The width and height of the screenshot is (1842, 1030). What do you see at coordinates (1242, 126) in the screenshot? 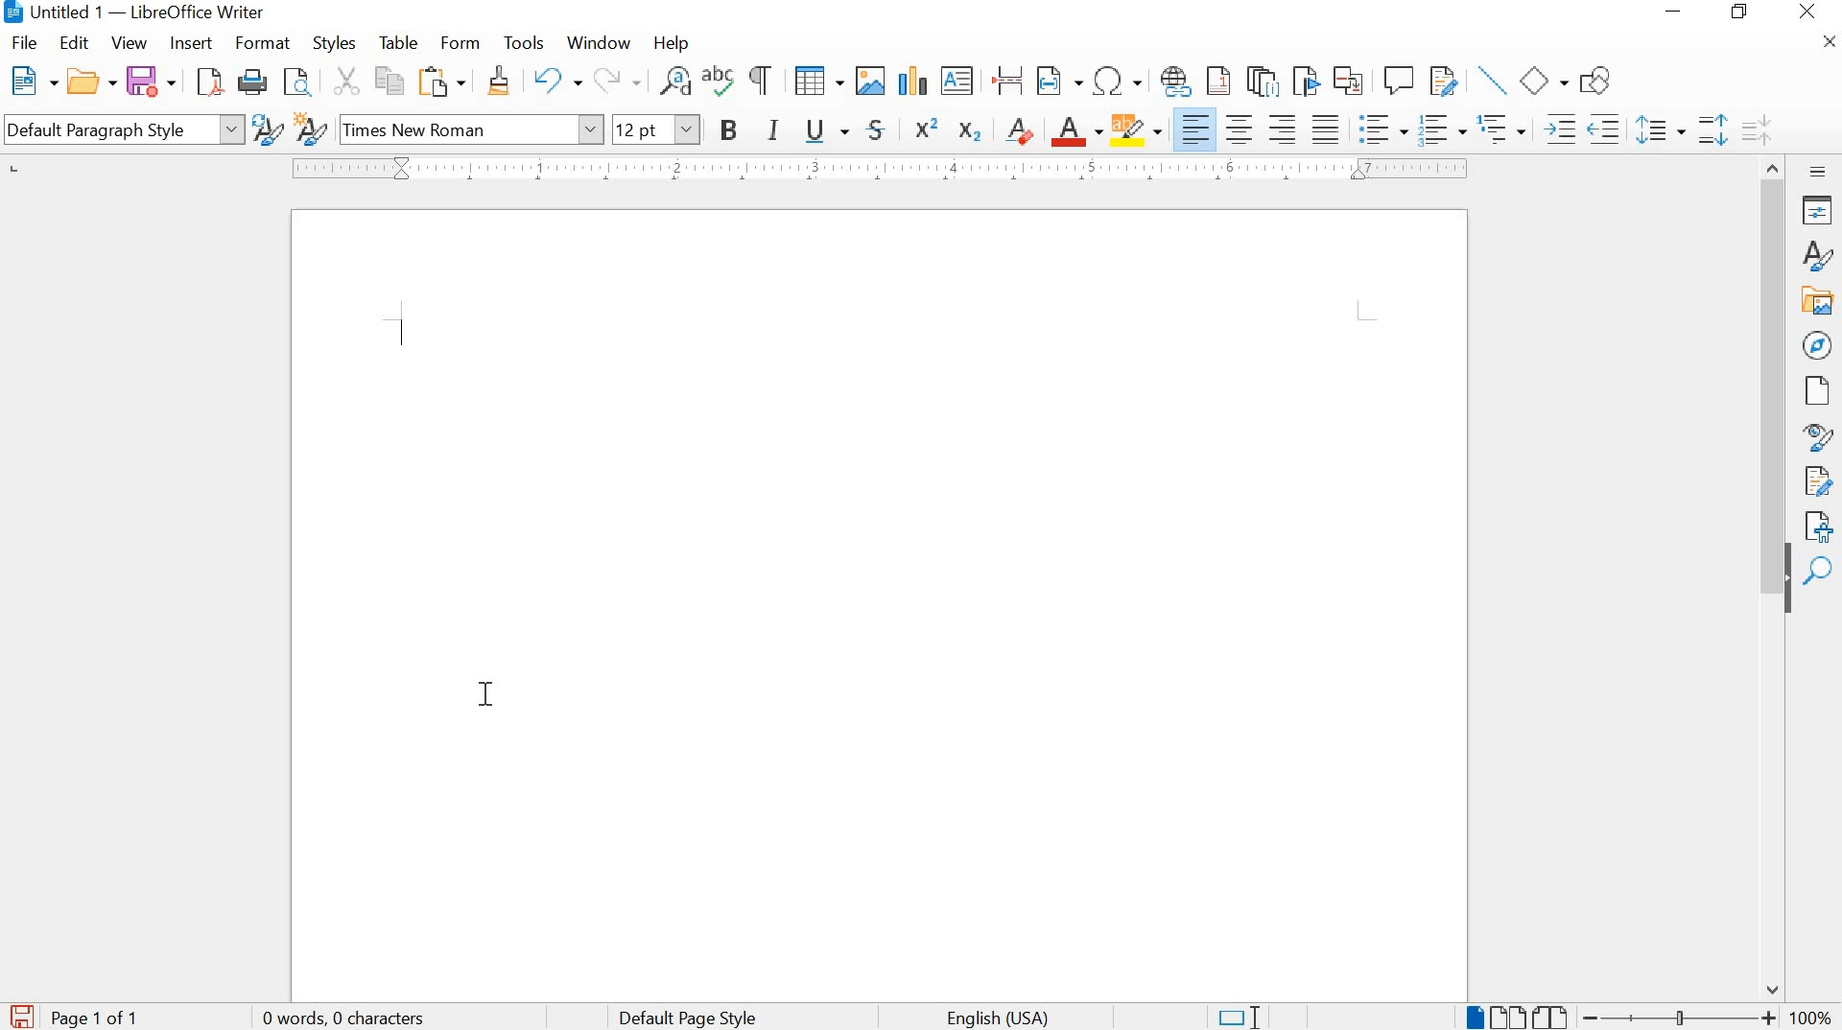
I see `ALIGN CENTER` at bounding box center [1242, 126].